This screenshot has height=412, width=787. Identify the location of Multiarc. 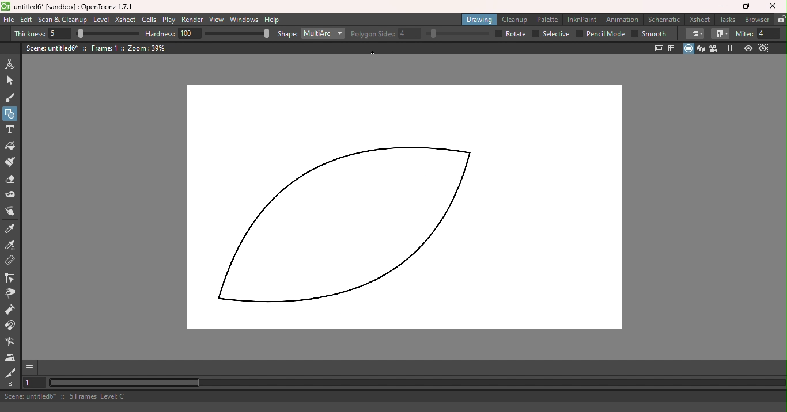
(323, 34).